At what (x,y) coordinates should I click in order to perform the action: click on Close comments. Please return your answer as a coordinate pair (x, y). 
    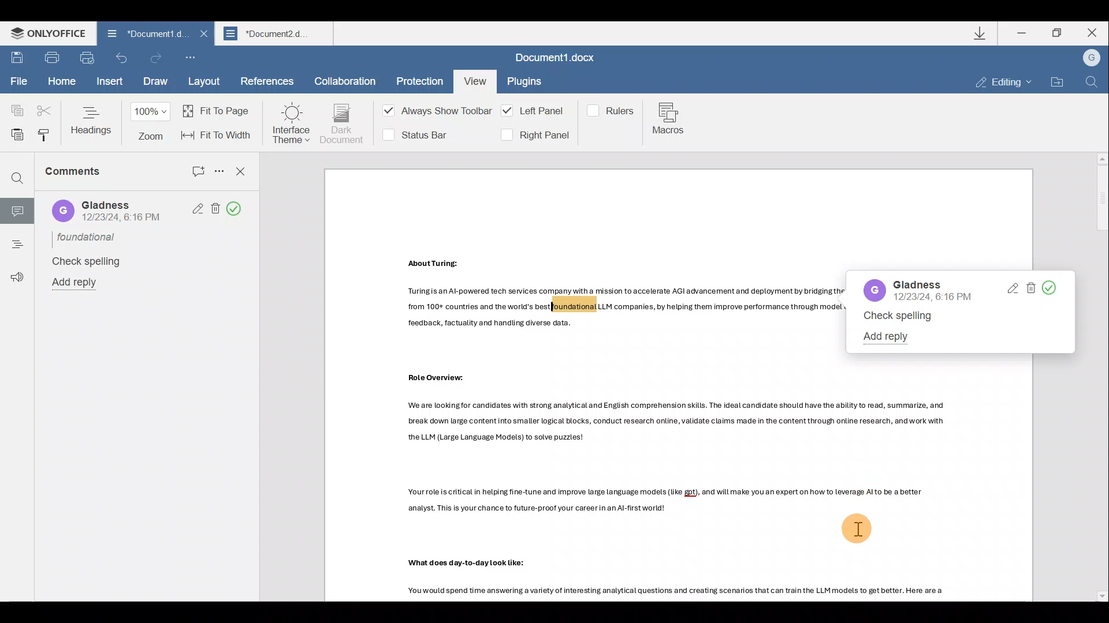
    Looking at the image, I should click on (241, 170).